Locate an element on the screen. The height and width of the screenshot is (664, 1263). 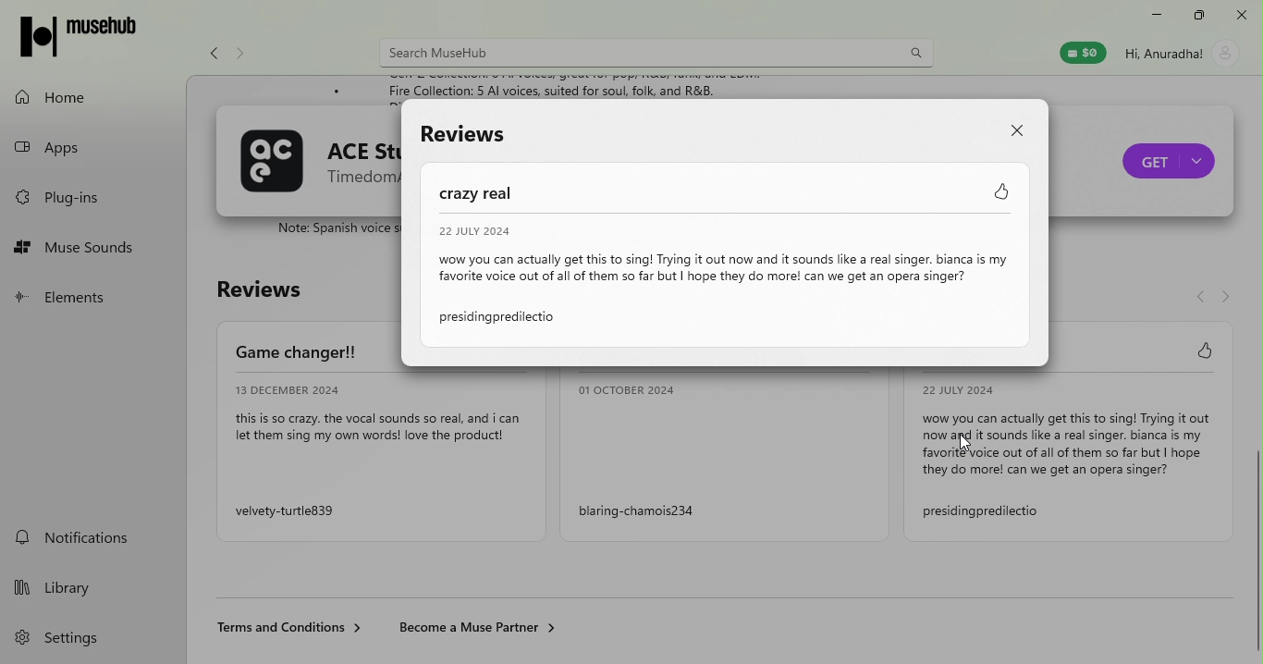
Become a muse partner is located at coordinates (481, 629).